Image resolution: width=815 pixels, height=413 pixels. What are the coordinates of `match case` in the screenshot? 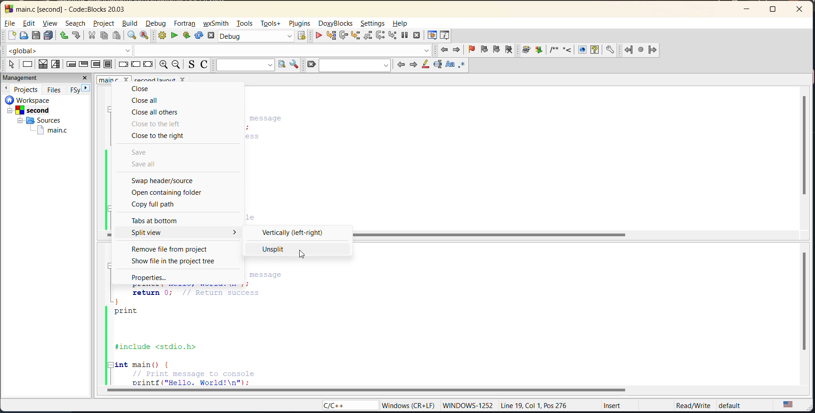 It's located at (449, 64).